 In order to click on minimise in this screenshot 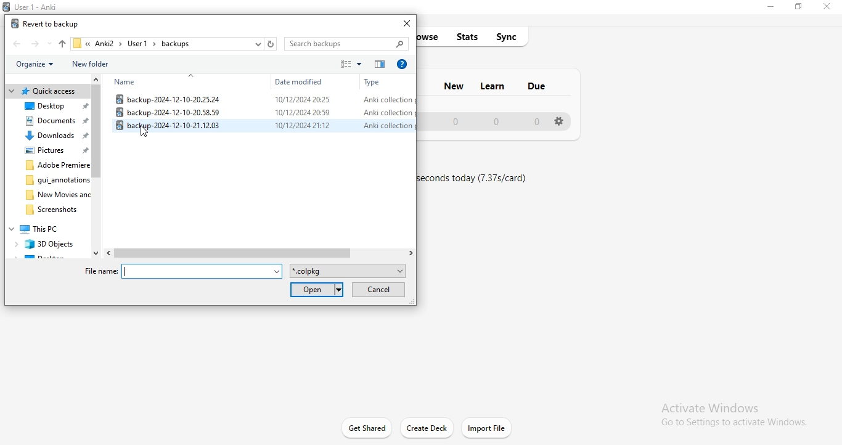, I will do `click(769, 8)`.